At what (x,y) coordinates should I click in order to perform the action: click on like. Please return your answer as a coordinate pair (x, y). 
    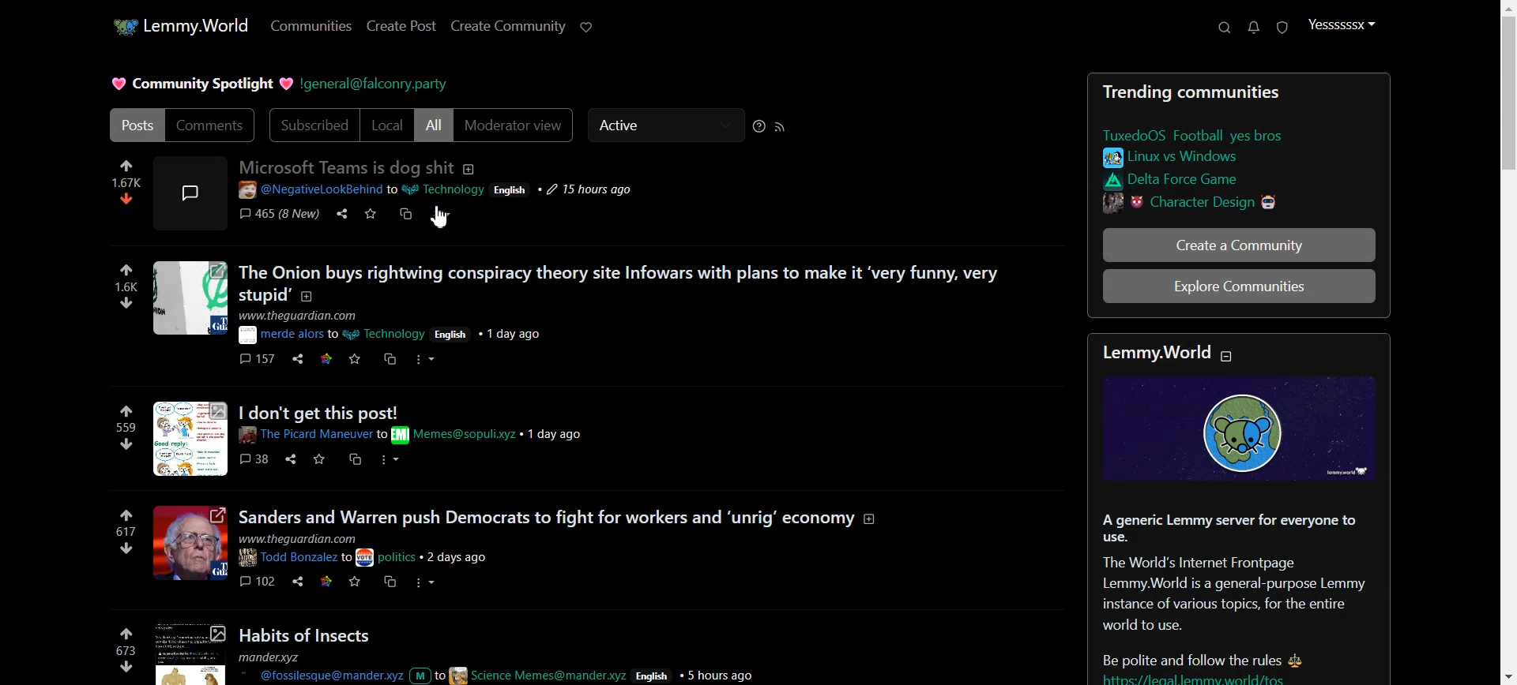
    Looking at the image, I should click on (127, 271).